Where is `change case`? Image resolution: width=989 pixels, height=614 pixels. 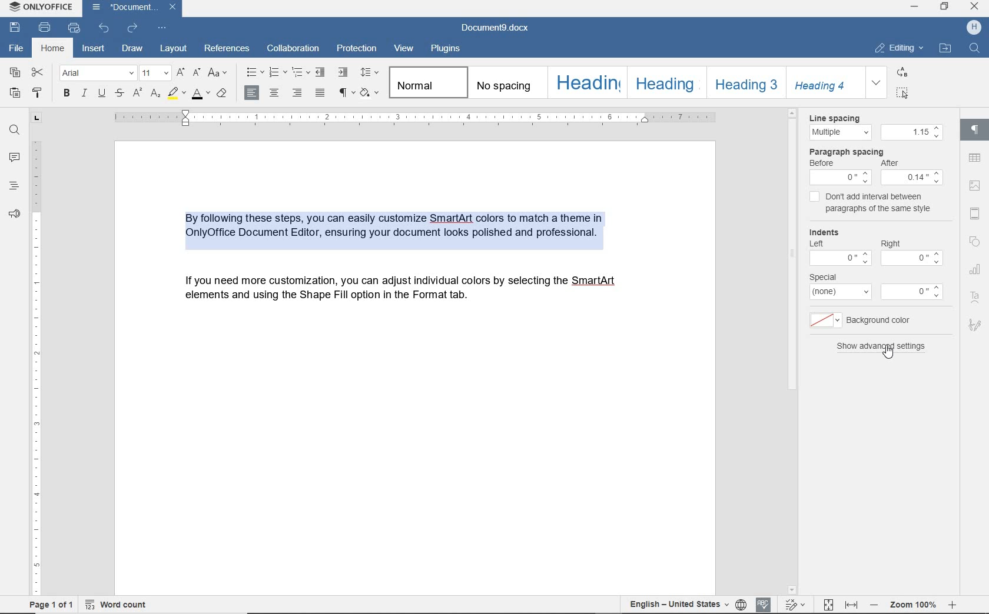
change case is located at coordinates (218, 72).